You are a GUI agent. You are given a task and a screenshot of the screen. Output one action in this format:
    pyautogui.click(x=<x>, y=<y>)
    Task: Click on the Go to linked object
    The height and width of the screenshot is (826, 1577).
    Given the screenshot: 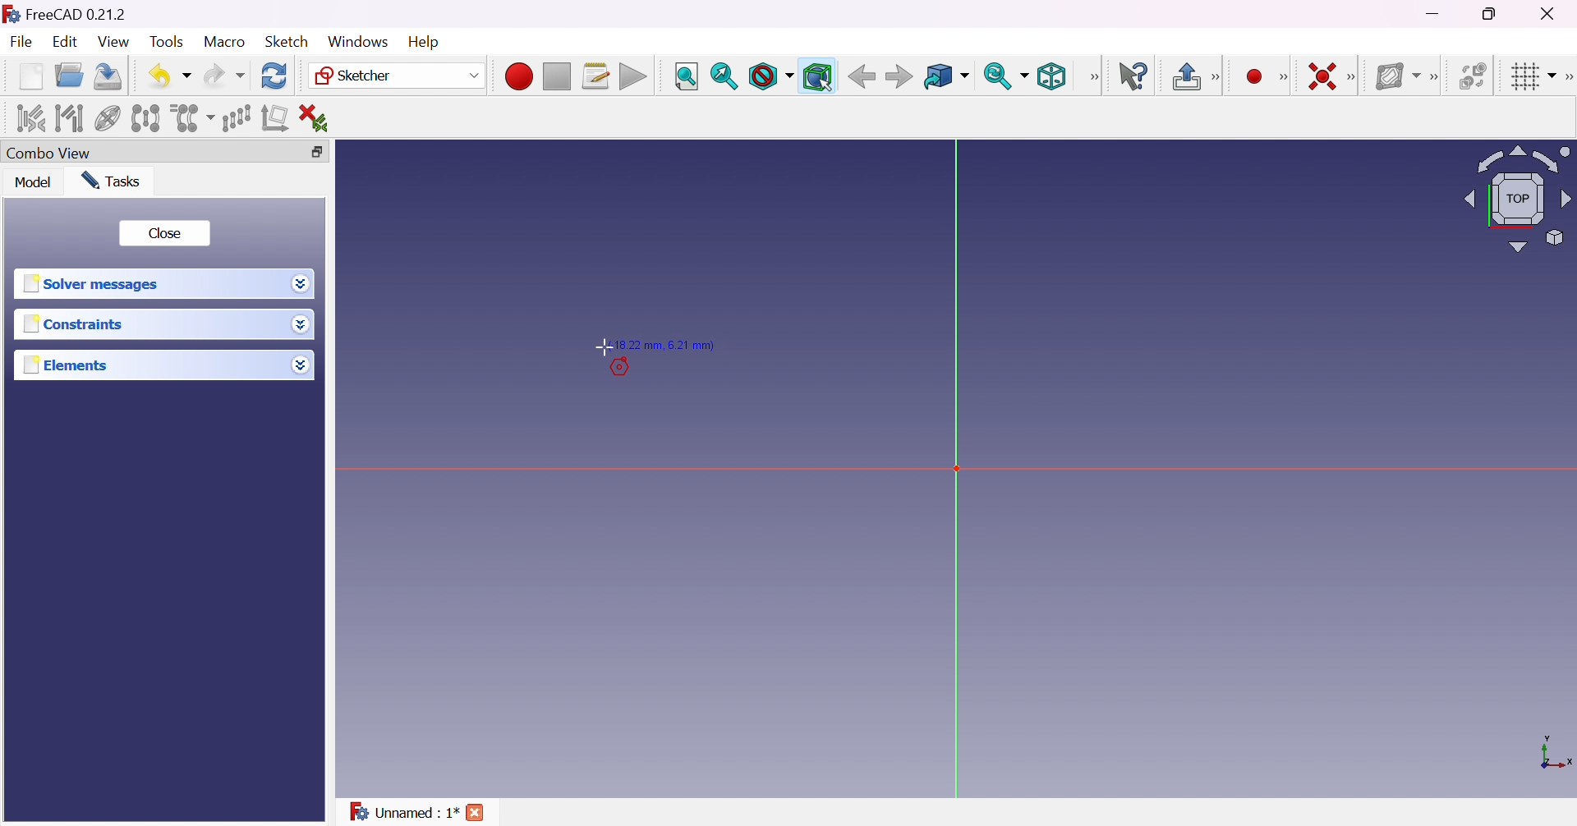 What is the action you would take?
    pyautogui.click(x=946, y=78)
    